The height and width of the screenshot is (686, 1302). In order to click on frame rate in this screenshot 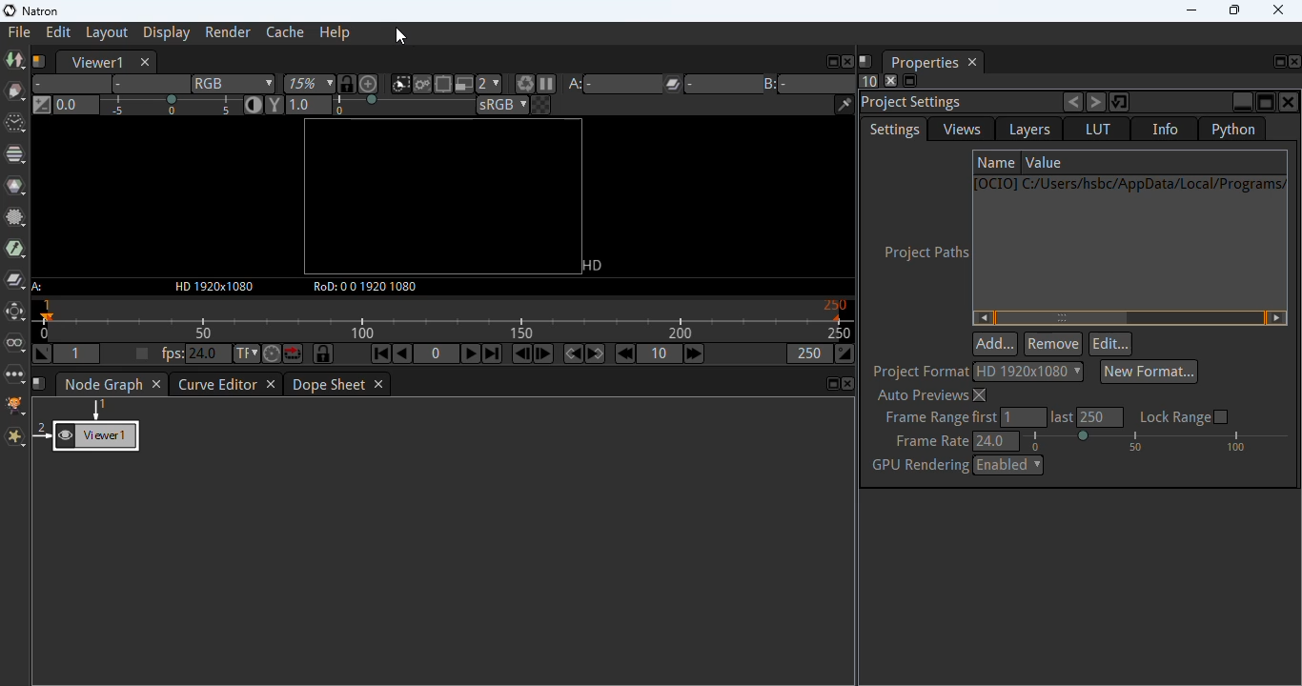, I will do `click(929, 441)`.